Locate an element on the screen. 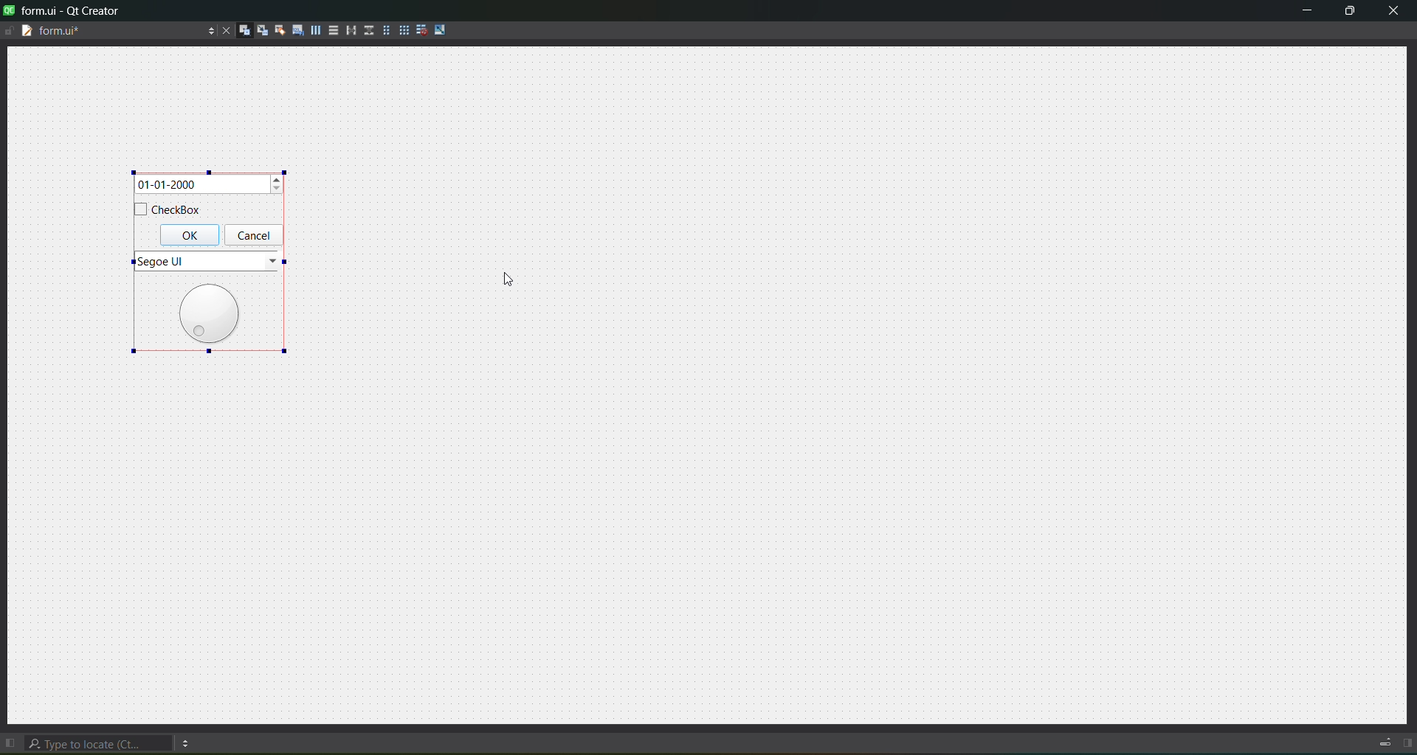  edit buddies is located at coordinates (277, 29).